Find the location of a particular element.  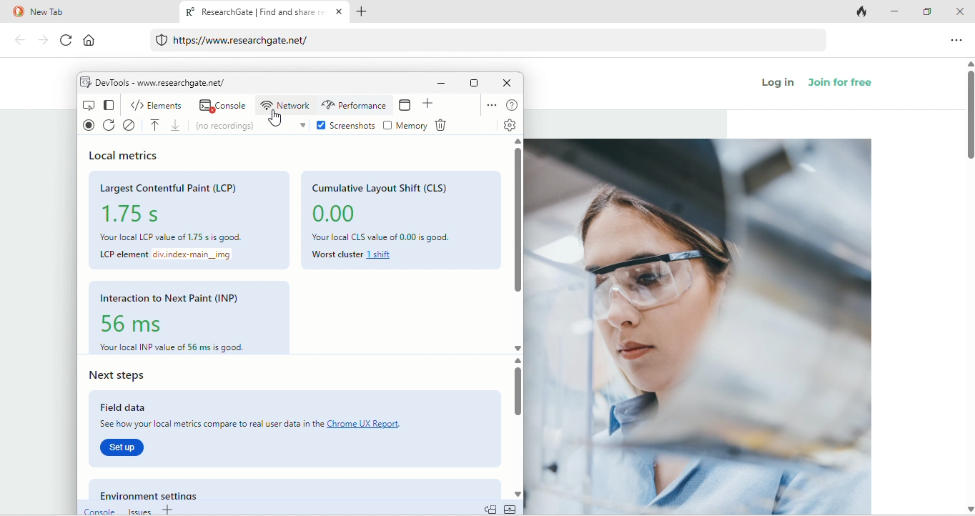

delete is located at coordinates (445, 126).